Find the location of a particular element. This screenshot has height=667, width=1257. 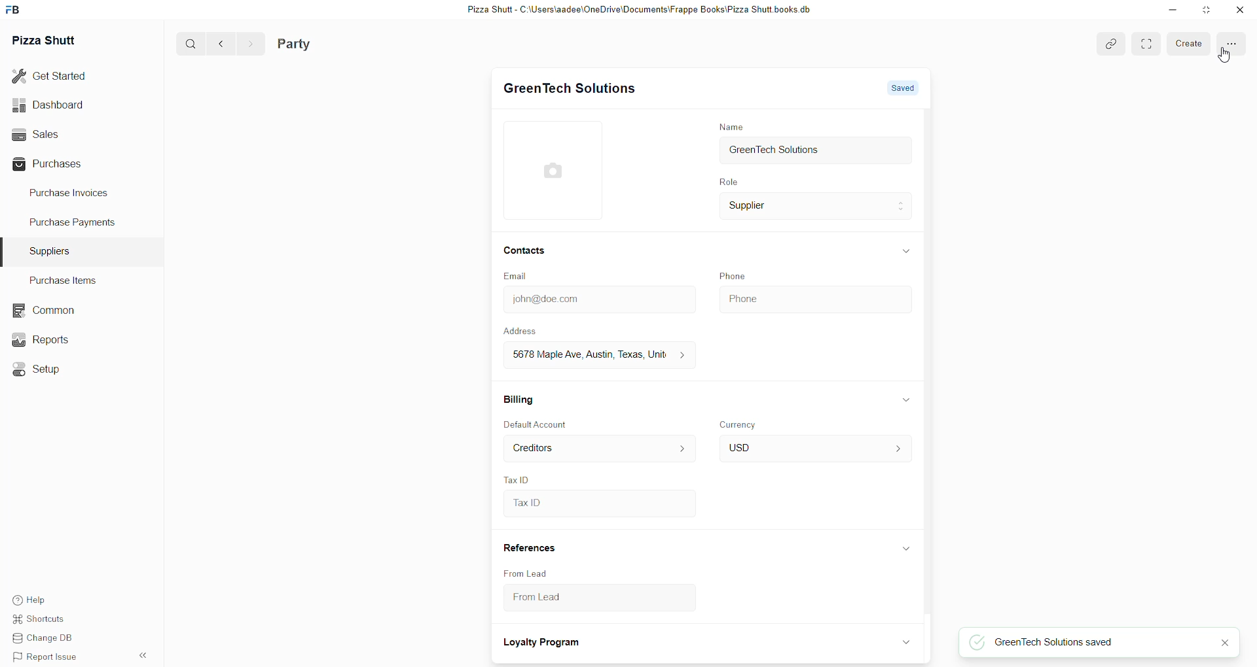

Address is located at coordinates (529, 331).